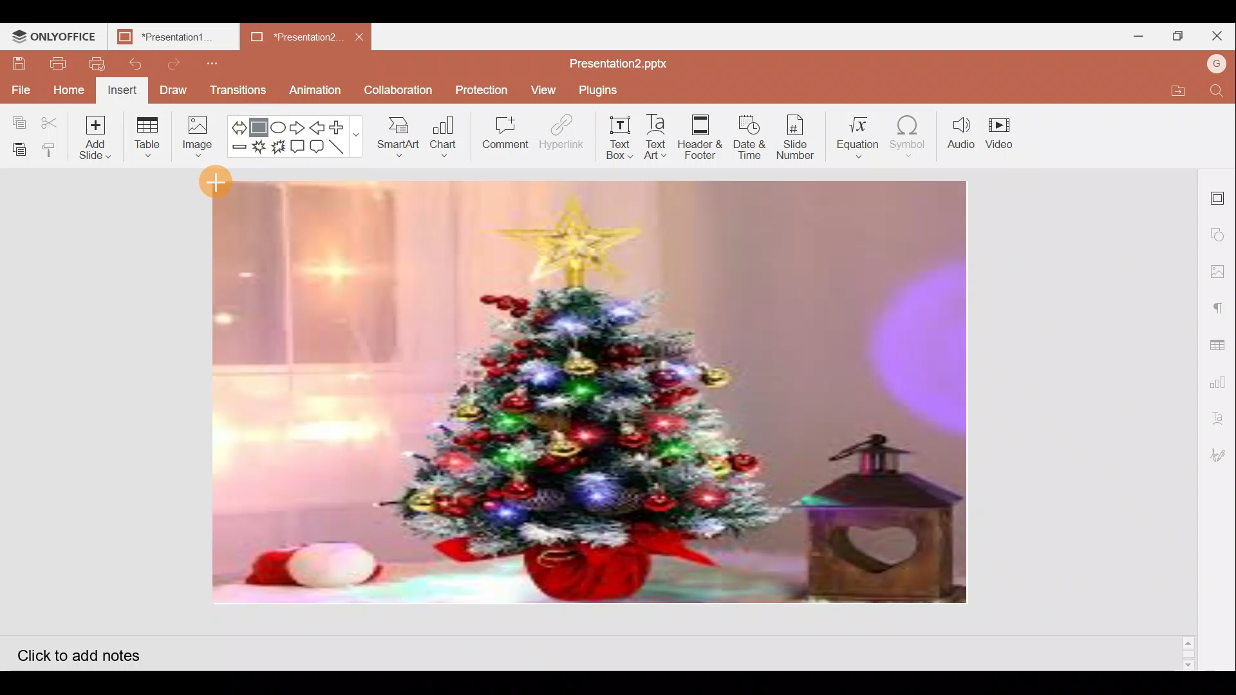 The width and height of the screenshot is (1236, 695). I want to click on Plus, so click(341, 127).